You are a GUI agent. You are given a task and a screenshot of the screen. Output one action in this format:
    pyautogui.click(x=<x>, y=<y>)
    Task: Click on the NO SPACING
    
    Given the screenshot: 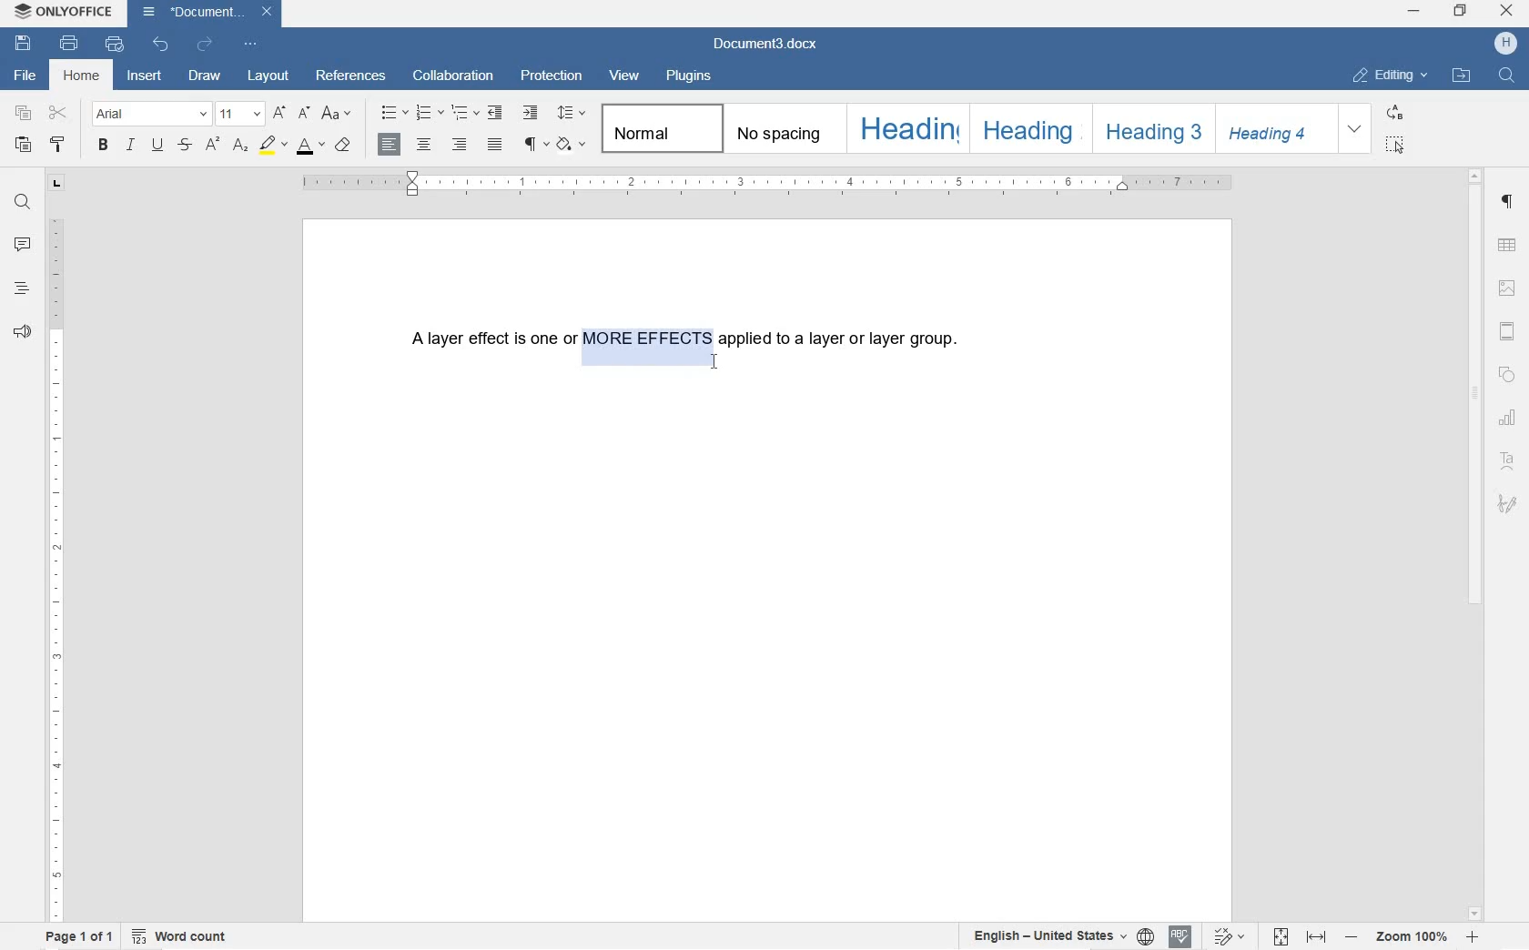 What is the action you would take?
    pyautogui.click(x=779, y=128)
    